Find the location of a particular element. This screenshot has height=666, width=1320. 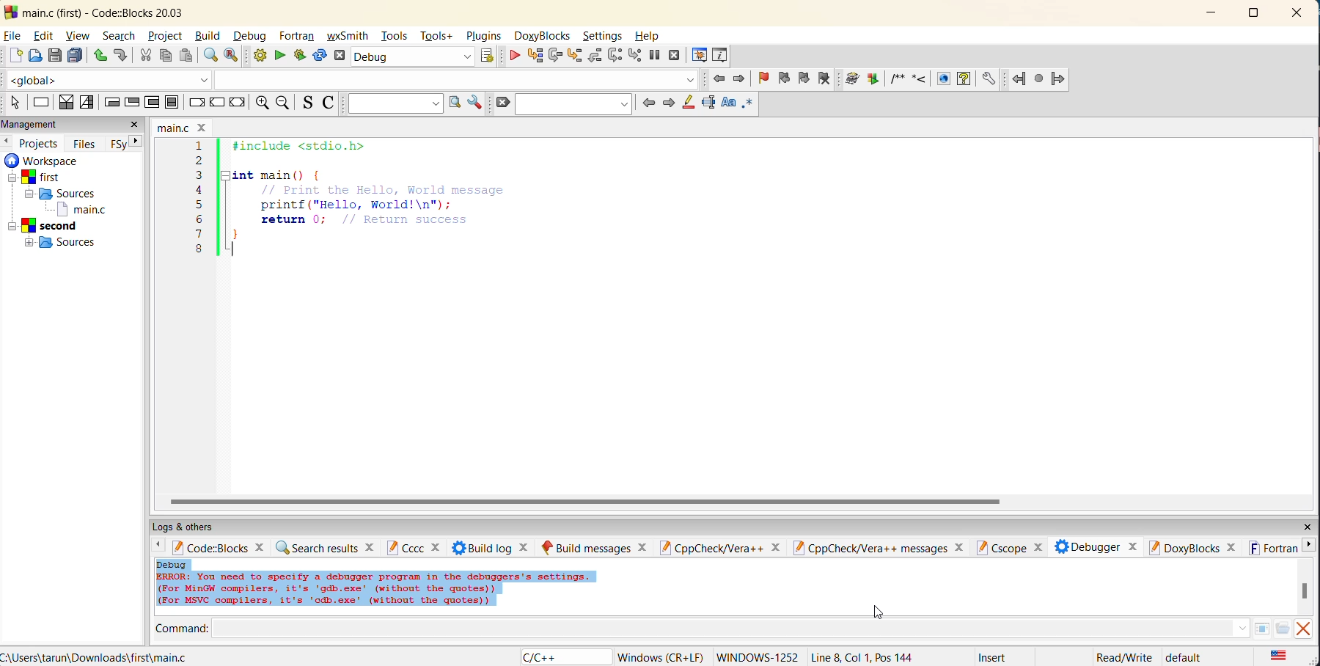

Jump forward is located at coordinates (1057, 79).